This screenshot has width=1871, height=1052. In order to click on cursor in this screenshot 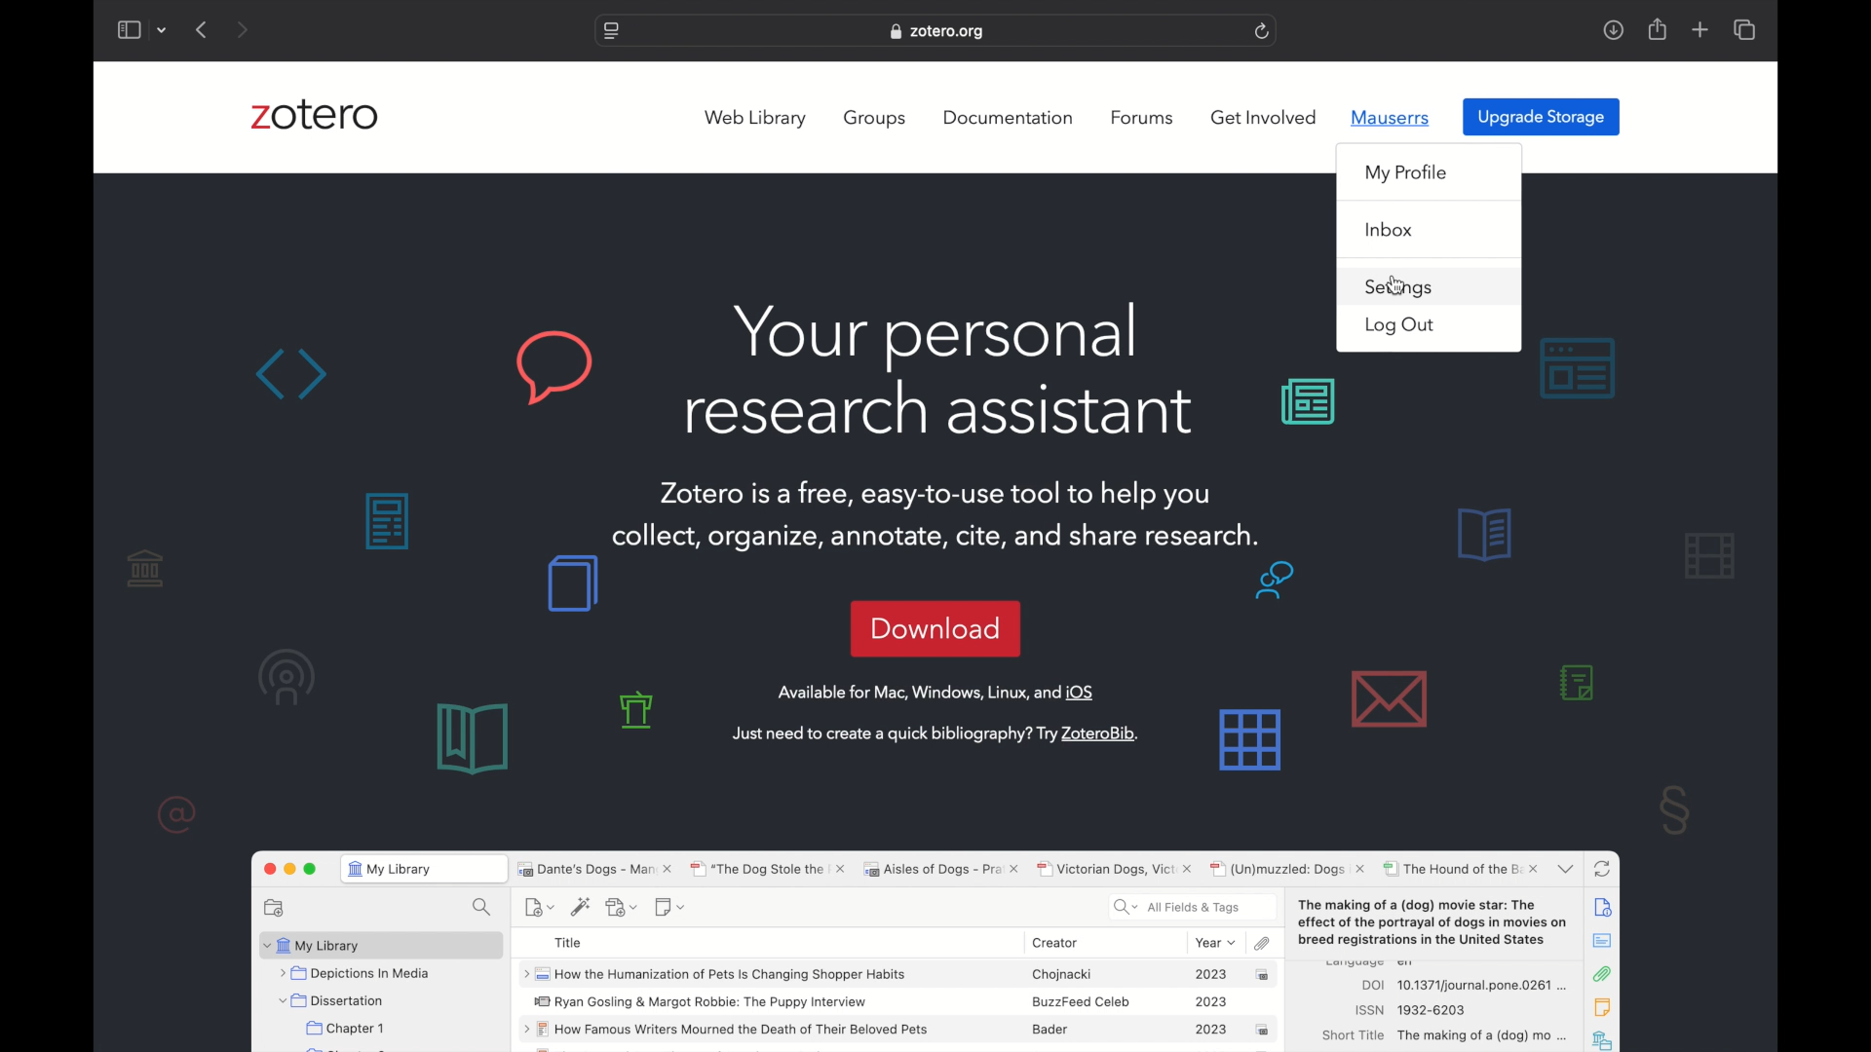, I will do `click(1393, 282)`.